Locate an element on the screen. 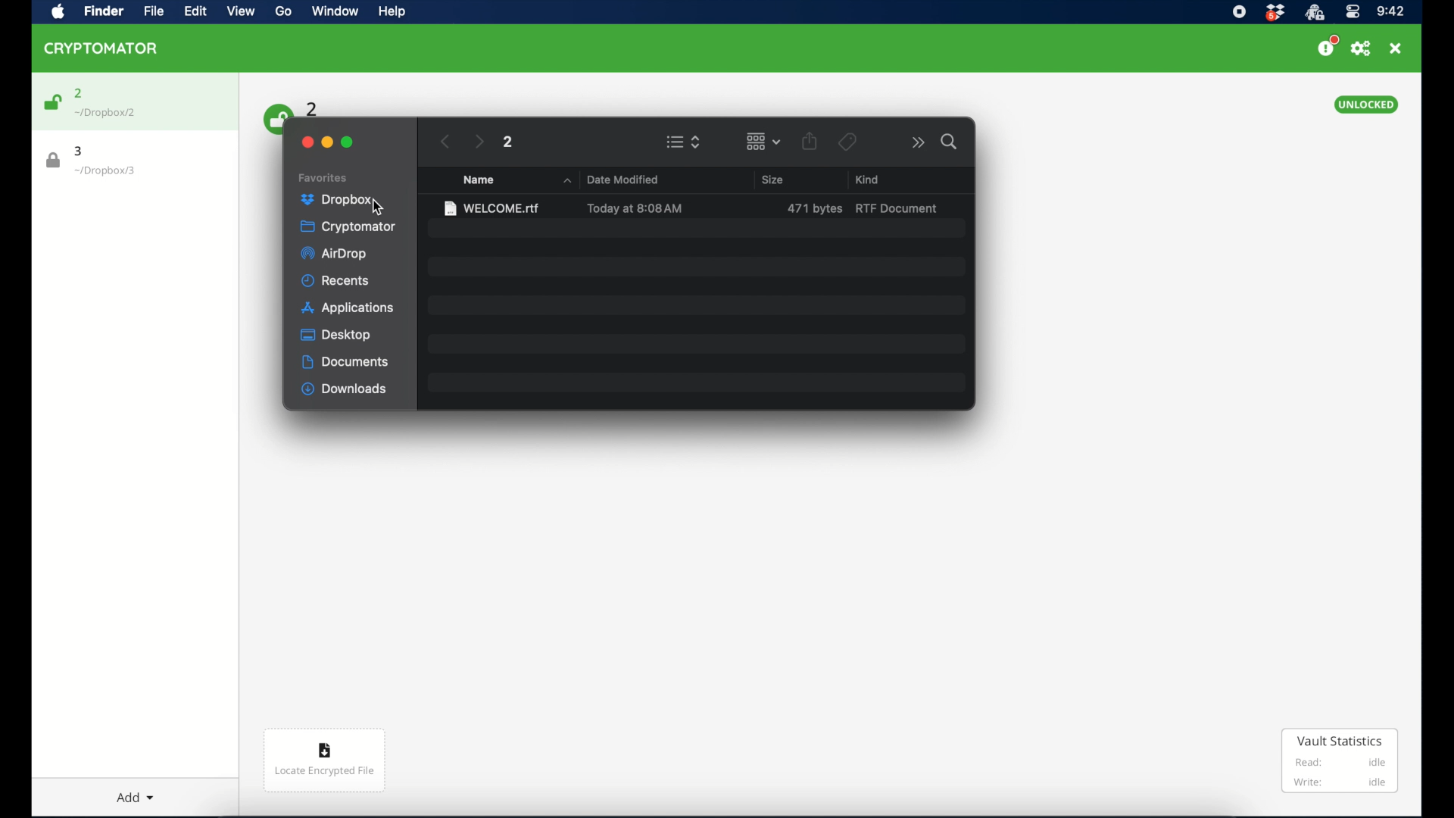  unlock  icon is located at coordinates (51, 102).